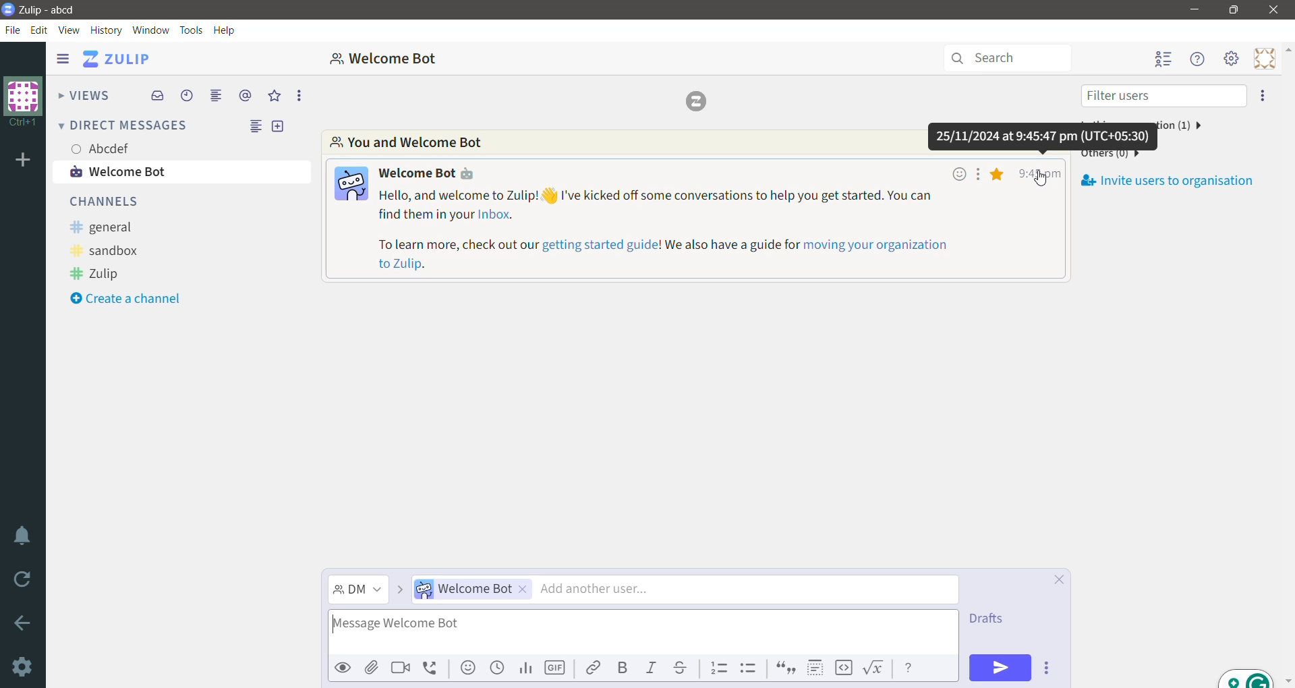 This screenshot has height=688, width=1295. Describe the element at coordinates (555, 669) in the screenshot. I see `Add GIF` at that location.